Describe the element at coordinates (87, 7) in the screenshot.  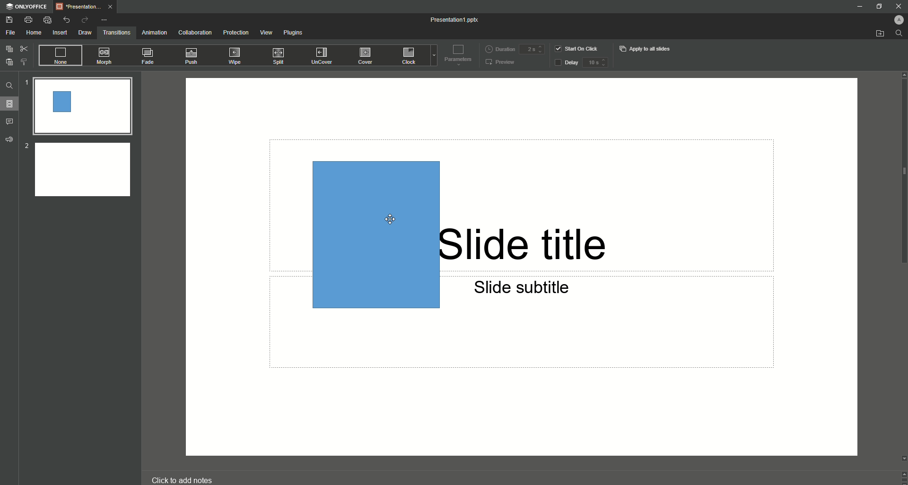
I see `Tab 1` at that location.